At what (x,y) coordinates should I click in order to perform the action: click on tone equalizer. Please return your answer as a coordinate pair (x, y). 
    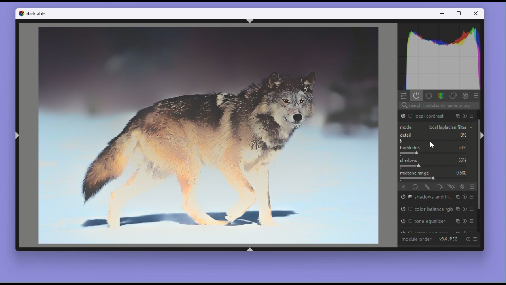
    Looking at the image, I should click on (431, 222).